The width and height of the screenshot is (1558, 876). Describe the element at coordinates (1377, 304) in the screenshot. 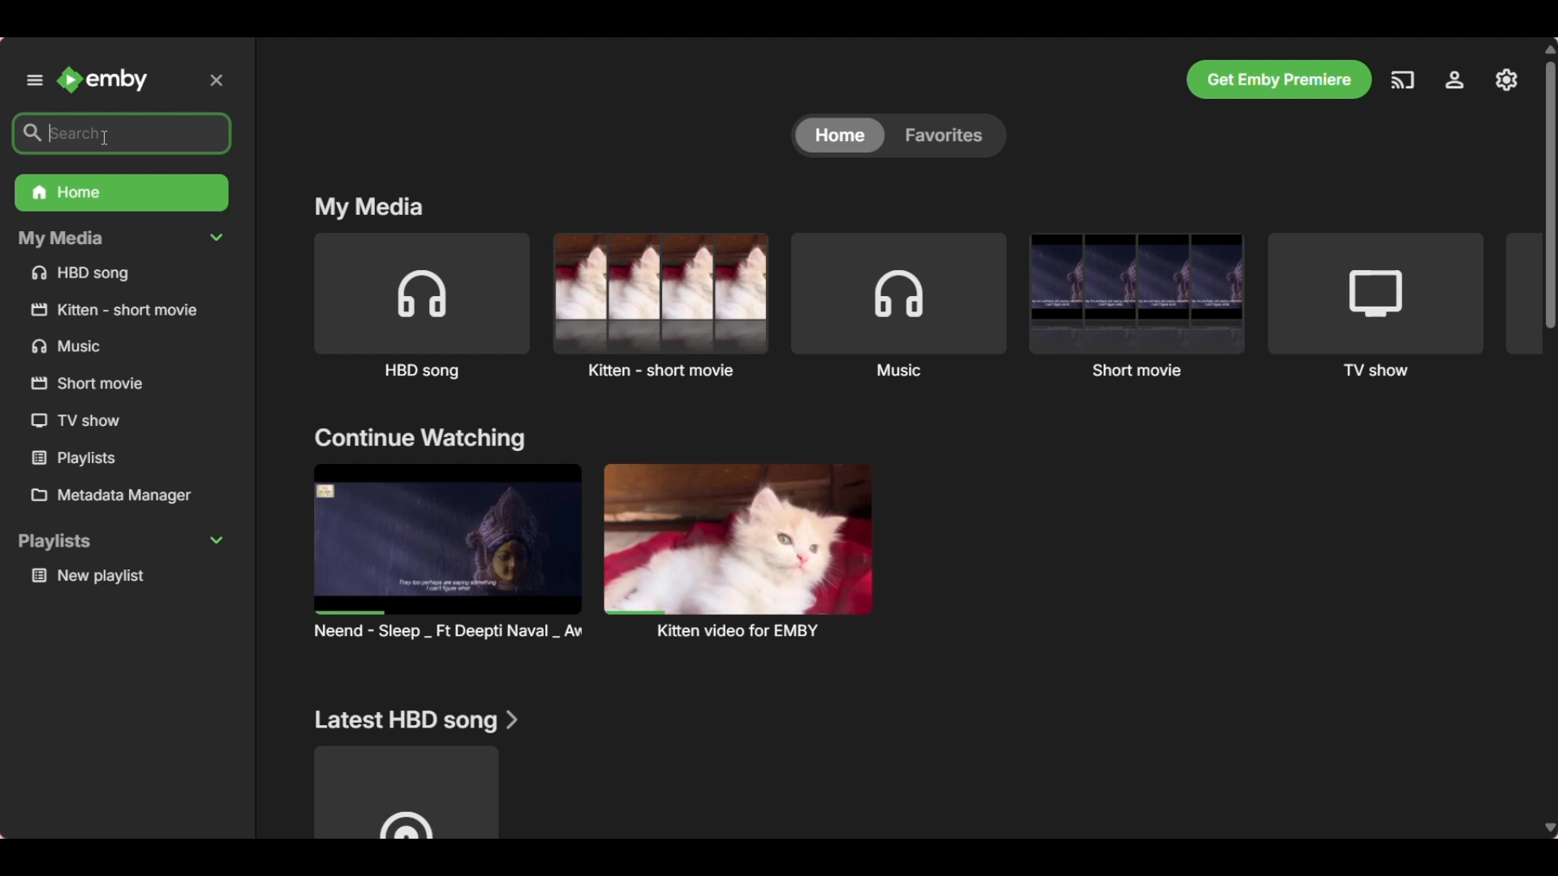

I see `TV show` at that location.